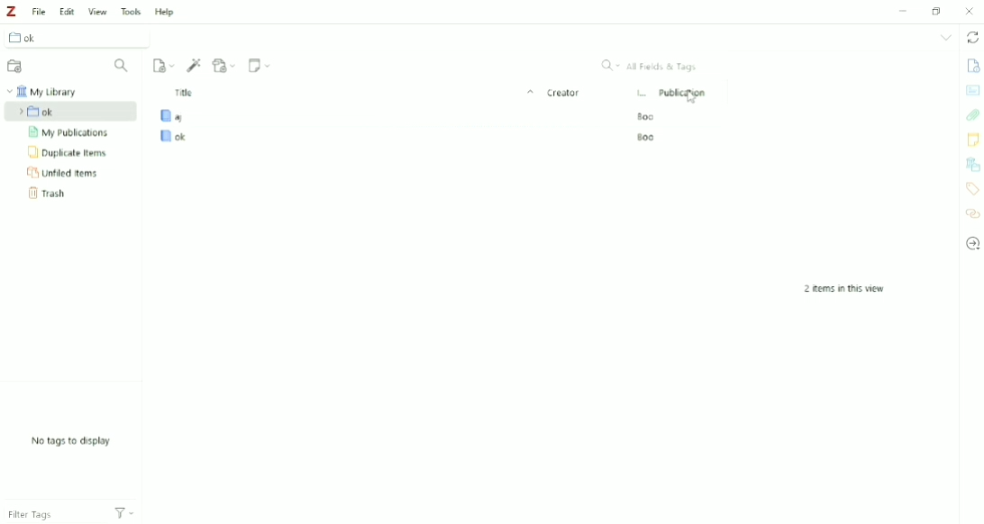 The image size is (984, 524). What do you see at coordinates (165, 13) in the screenshot?
I see `Help` at bounding box center [165, 13].